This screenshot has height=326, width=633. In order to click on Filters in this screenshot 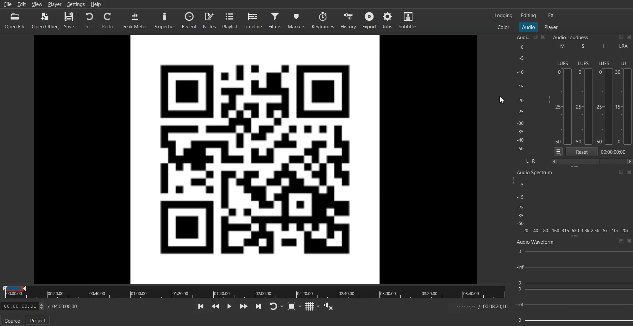, I will do `click(275, 21)`.